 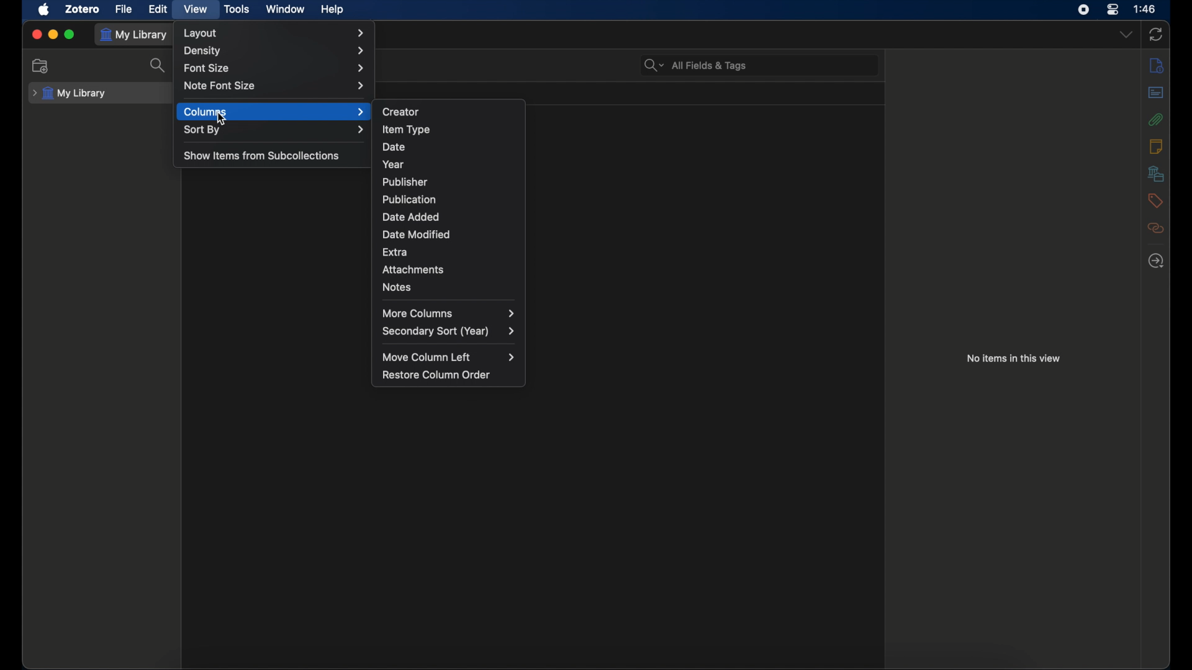 I want to click on font size, so click(x=276, y=67).